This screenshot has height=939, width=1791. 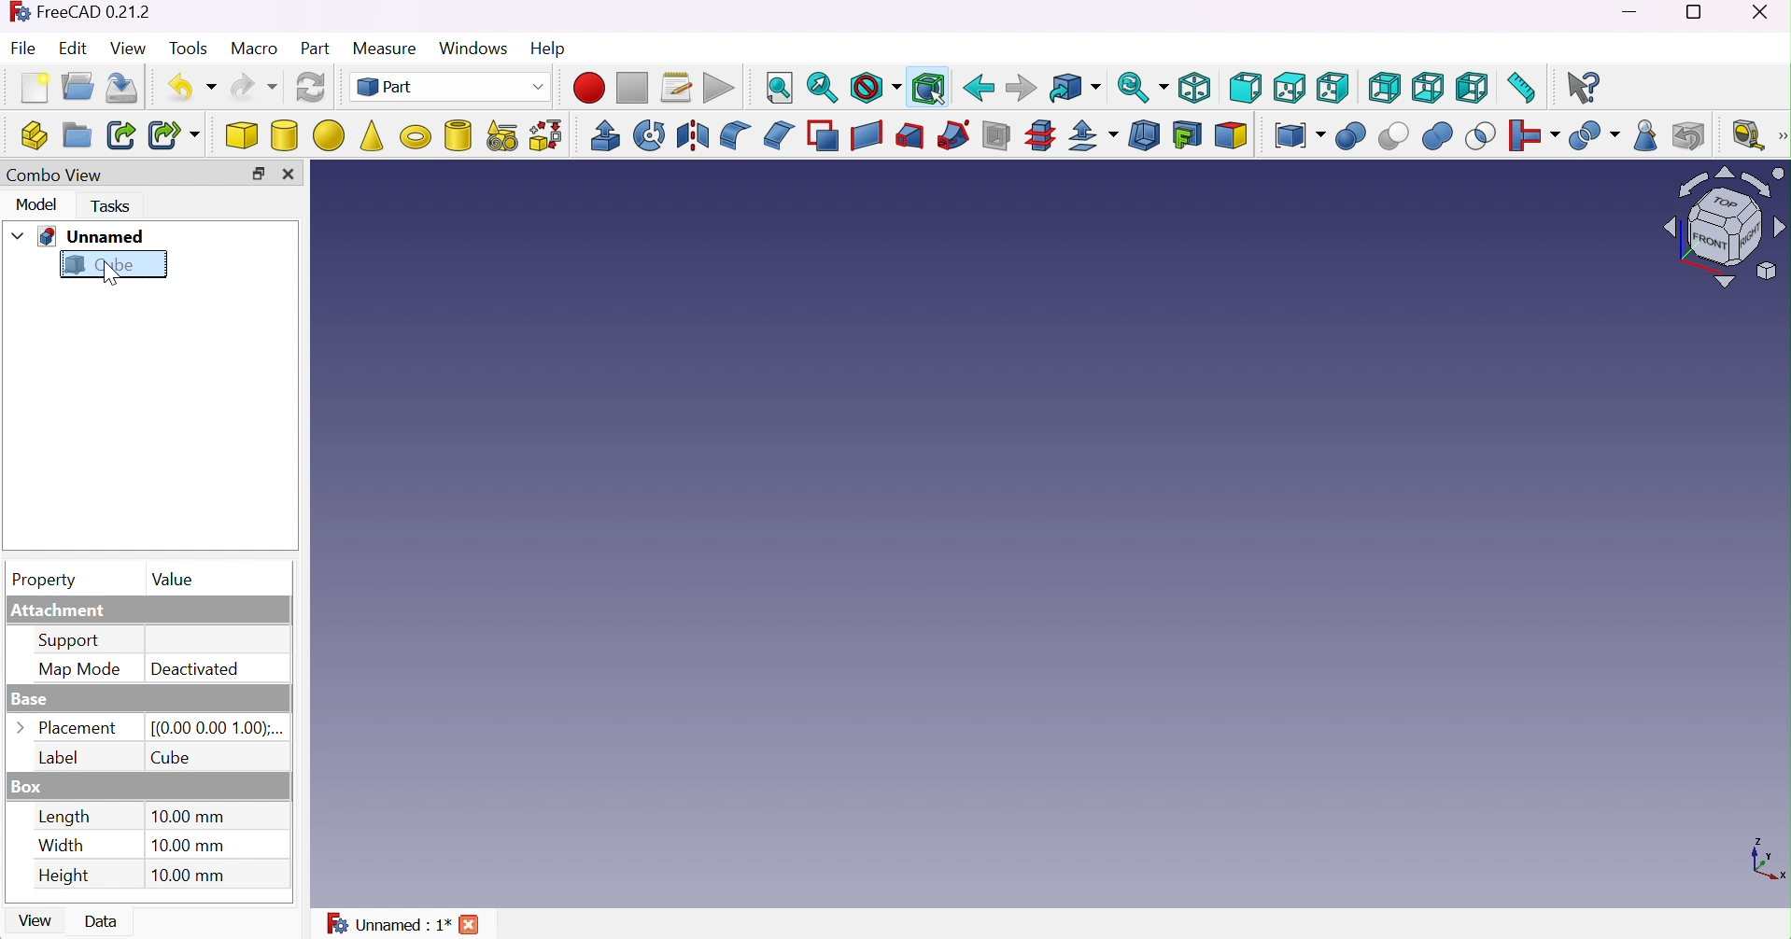 What do you see at coordinates (257, 51) in the screenshot?
I see `Macro` at bounding box center [257, 51].